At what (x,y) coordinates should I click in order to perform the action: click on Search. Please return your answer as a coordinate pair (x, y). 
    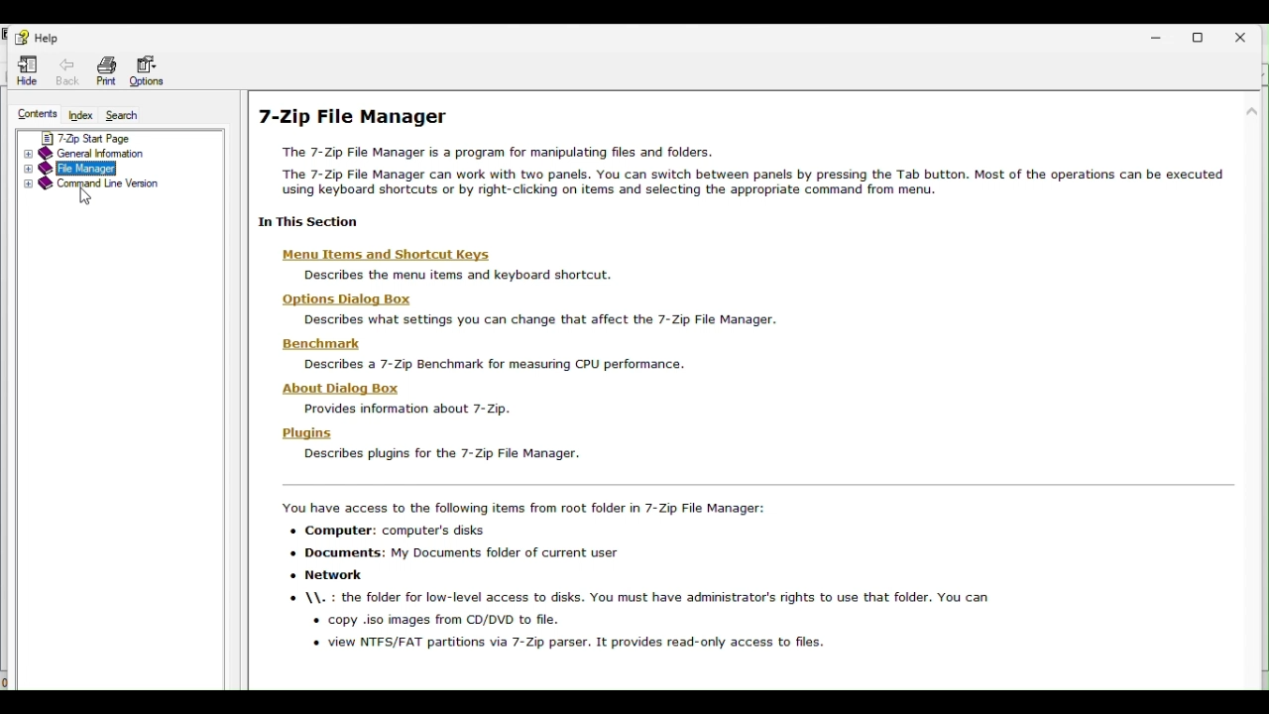
    Looking at the image, I should click on (126, 116).